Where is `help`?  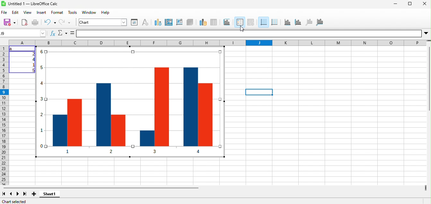 help is located at coordinates (106, 13).